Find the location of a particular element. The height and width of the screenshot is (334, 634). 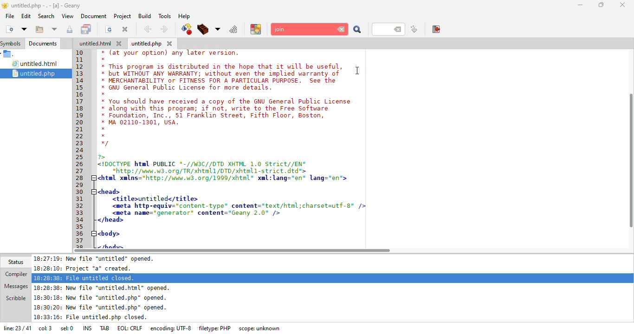

21 is located at coordinates (80, 129).